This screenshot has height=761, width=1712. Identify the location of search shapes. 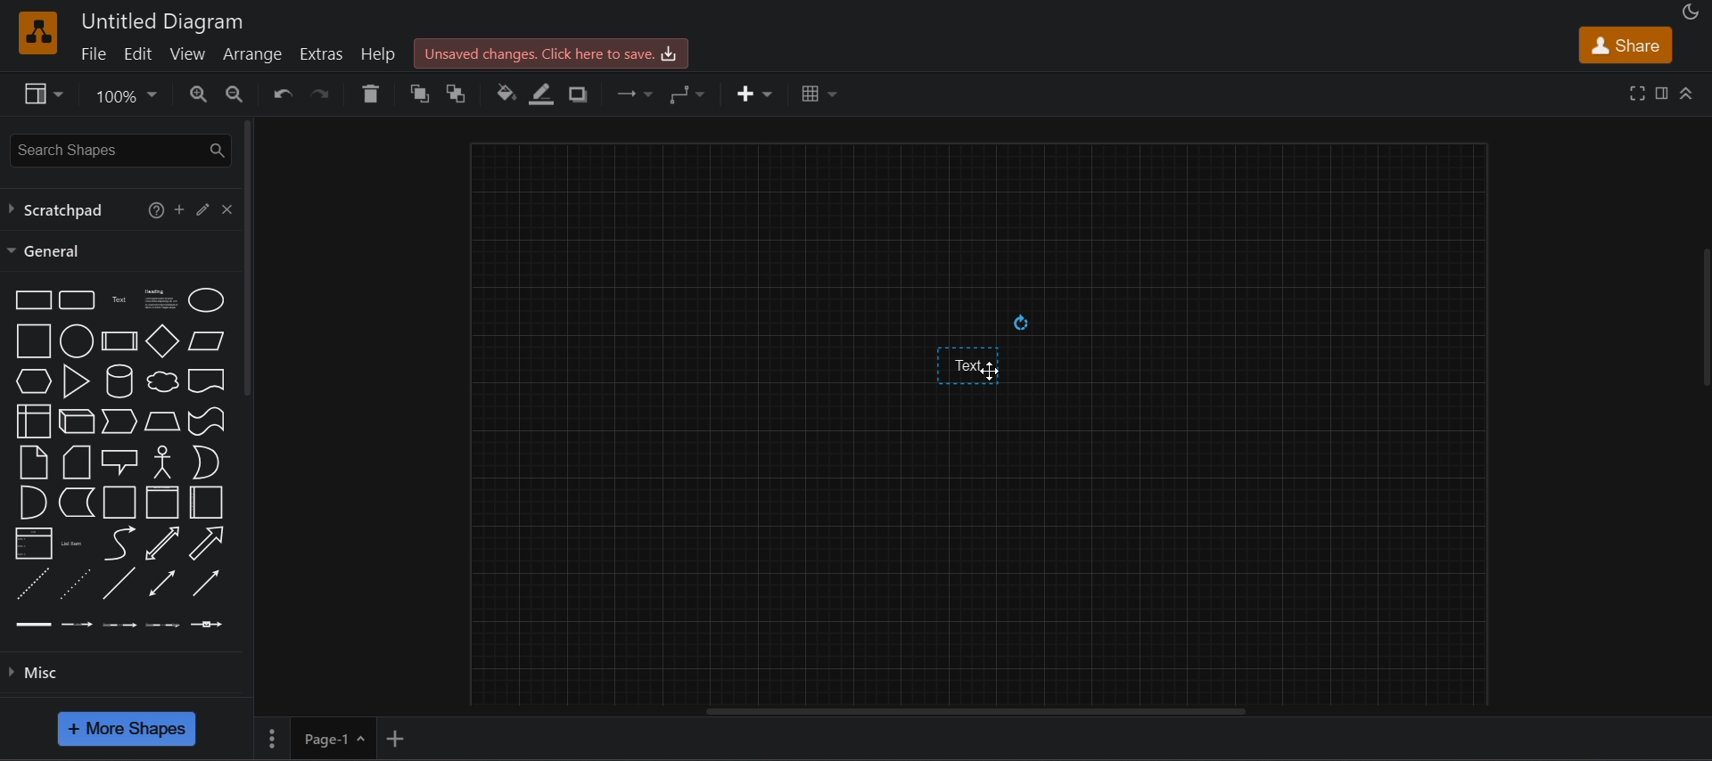
(118, 151).